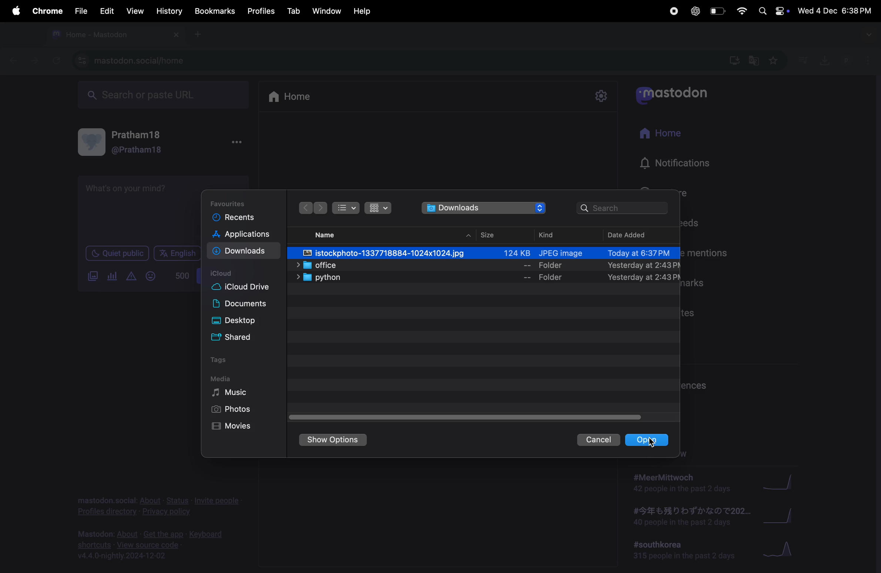  What do you see at coordinates (484, 252) in the screenshot?
I see `photo` at bounding box center [484, 252].